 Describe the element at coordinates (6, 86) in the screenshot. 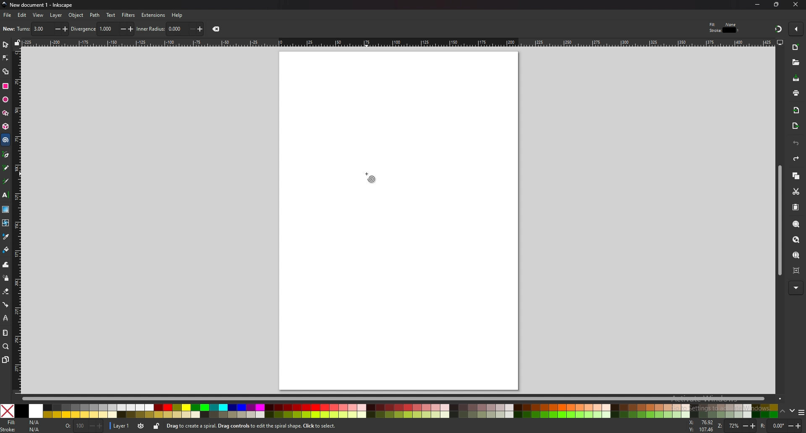

I see `rectangle` at that location.